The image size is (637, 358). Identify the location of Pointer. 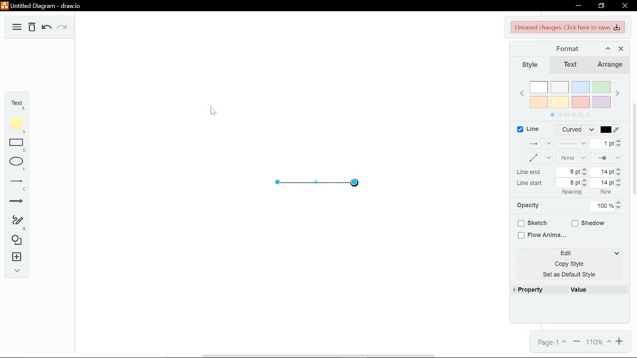
(213, 110).